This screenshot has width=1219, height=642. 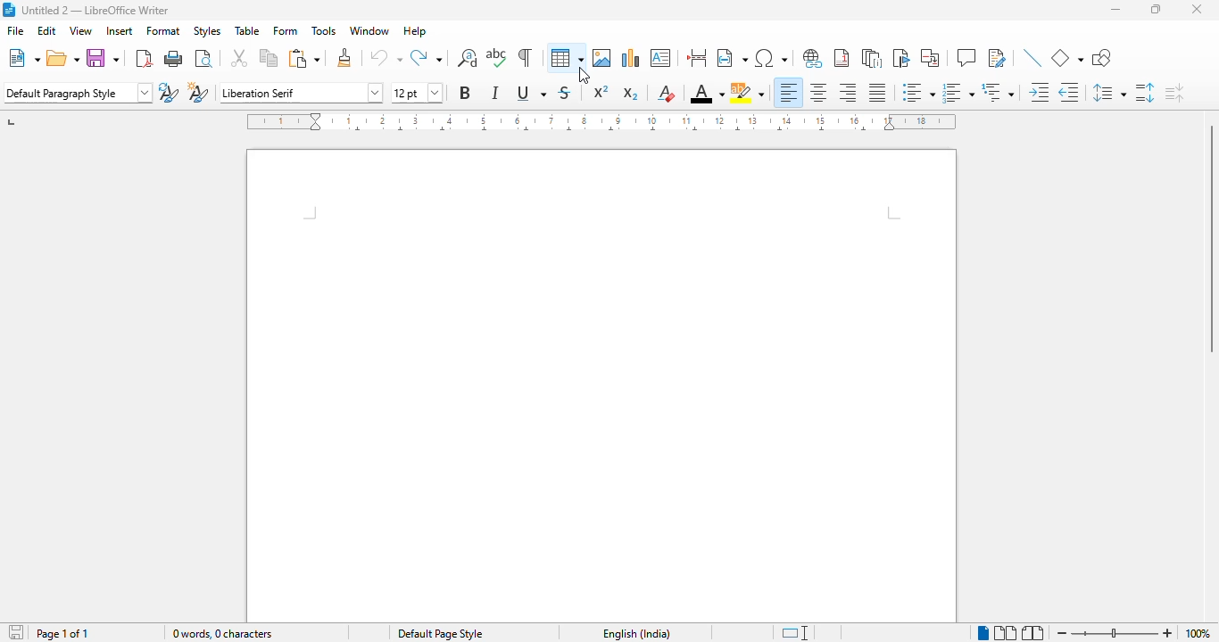 I want to click on subscript, so click(x=631, y=94).